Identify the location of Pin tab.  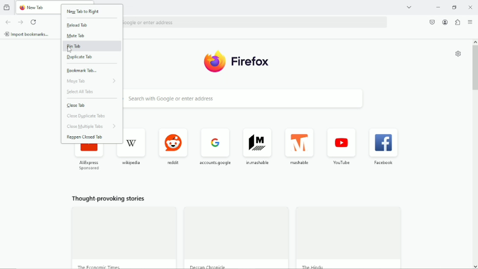
(76, 46).